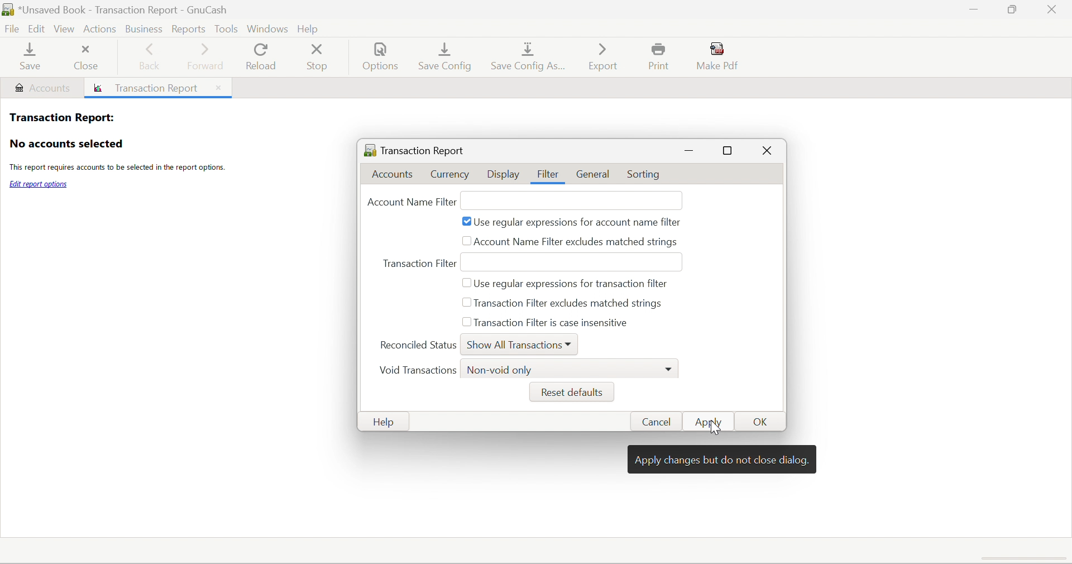 The height and width of the screenshot is (564, 1072). Describe the element at coordinates (671, 368) in the screenshot. I see `Drop Down` at that location.